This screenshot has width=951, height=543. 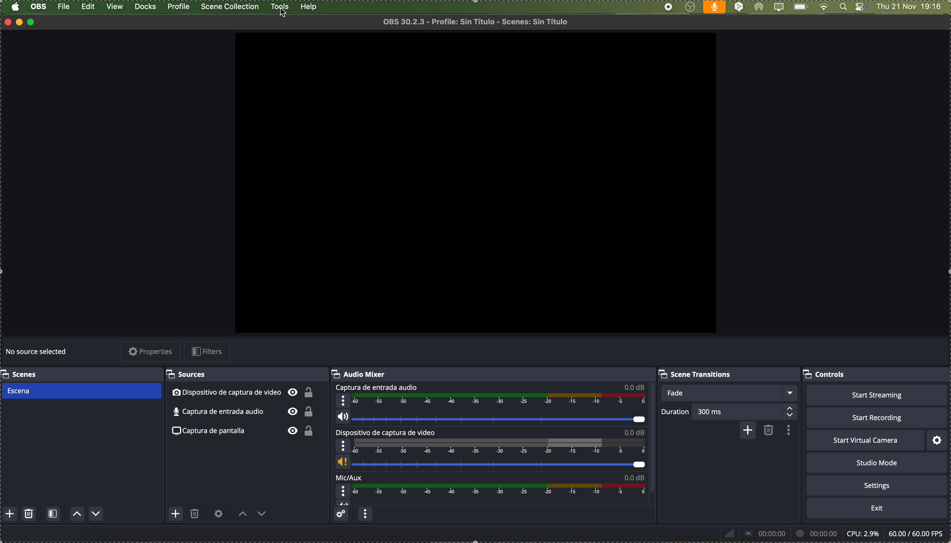 I want to click on open scene filters, so click(x=53, y=515).